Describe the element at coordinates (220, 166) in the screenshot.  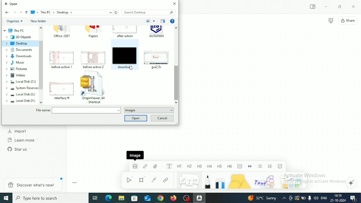
I see `Heading 5` at that location.